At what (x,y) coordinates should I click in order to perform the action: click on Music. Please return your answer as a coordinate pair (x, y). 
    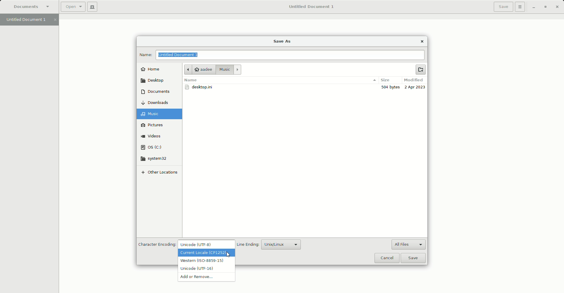
    Looking at the image, I should click on (159, 114).